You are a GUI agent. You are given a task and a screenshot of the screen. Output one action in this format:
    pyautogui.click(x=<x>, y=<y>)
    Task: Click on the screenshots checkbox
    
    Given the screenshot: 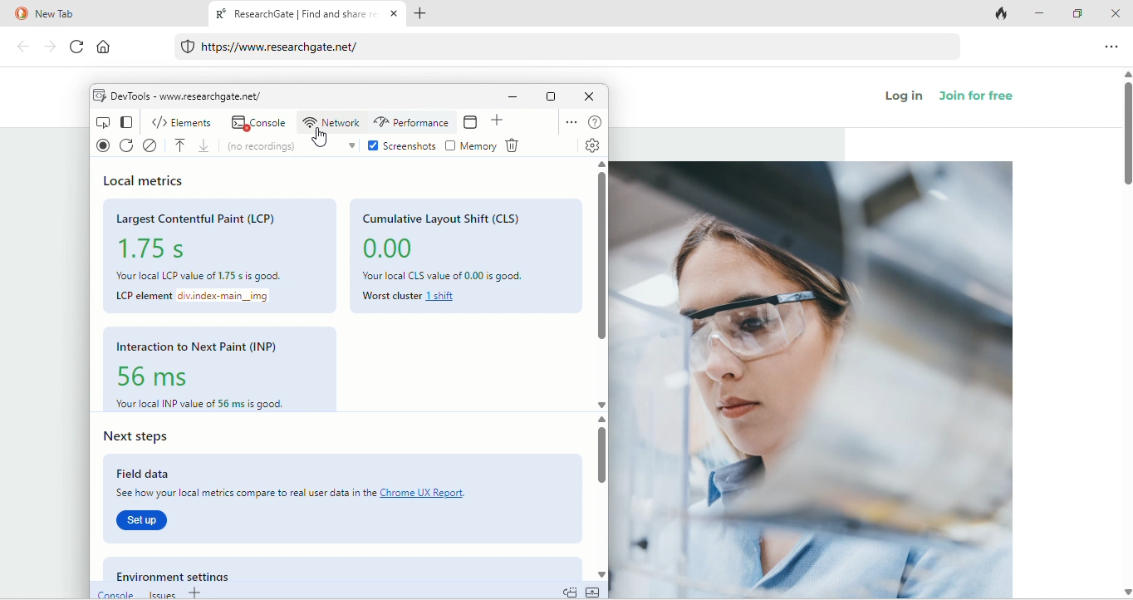 What is the action you would take?
    pyautogui.click(x=404, y=143)
    